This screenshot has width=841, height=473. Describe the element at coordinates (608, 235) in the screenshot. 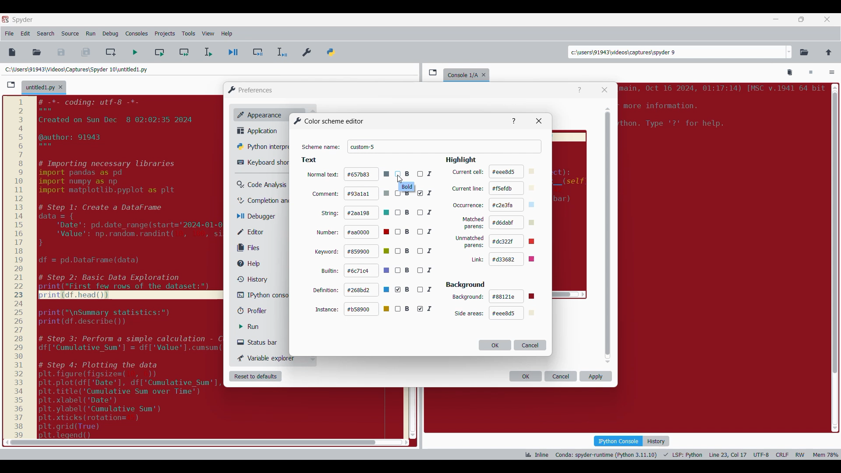

I see `Vertical slide bar` at that location.